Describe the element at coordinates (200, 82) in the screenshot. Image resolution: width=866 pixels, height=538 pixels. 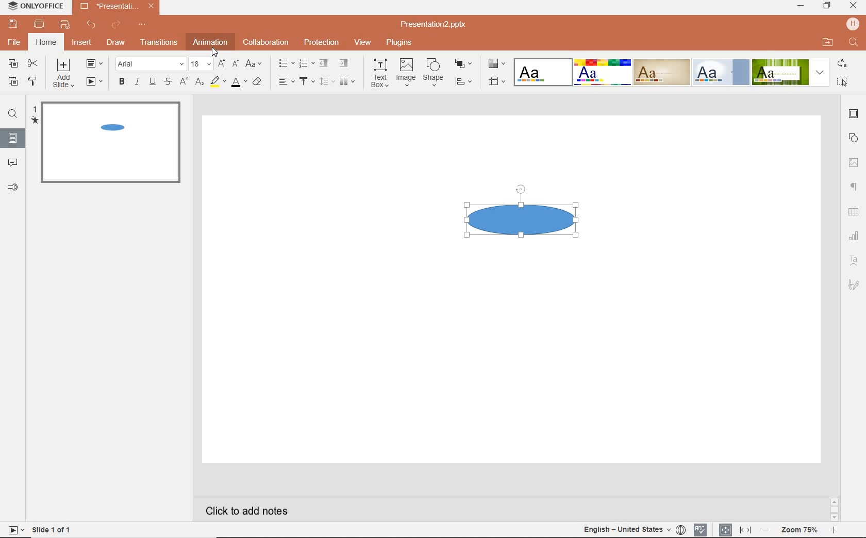
I see `SUBSCRIPT` at that location.